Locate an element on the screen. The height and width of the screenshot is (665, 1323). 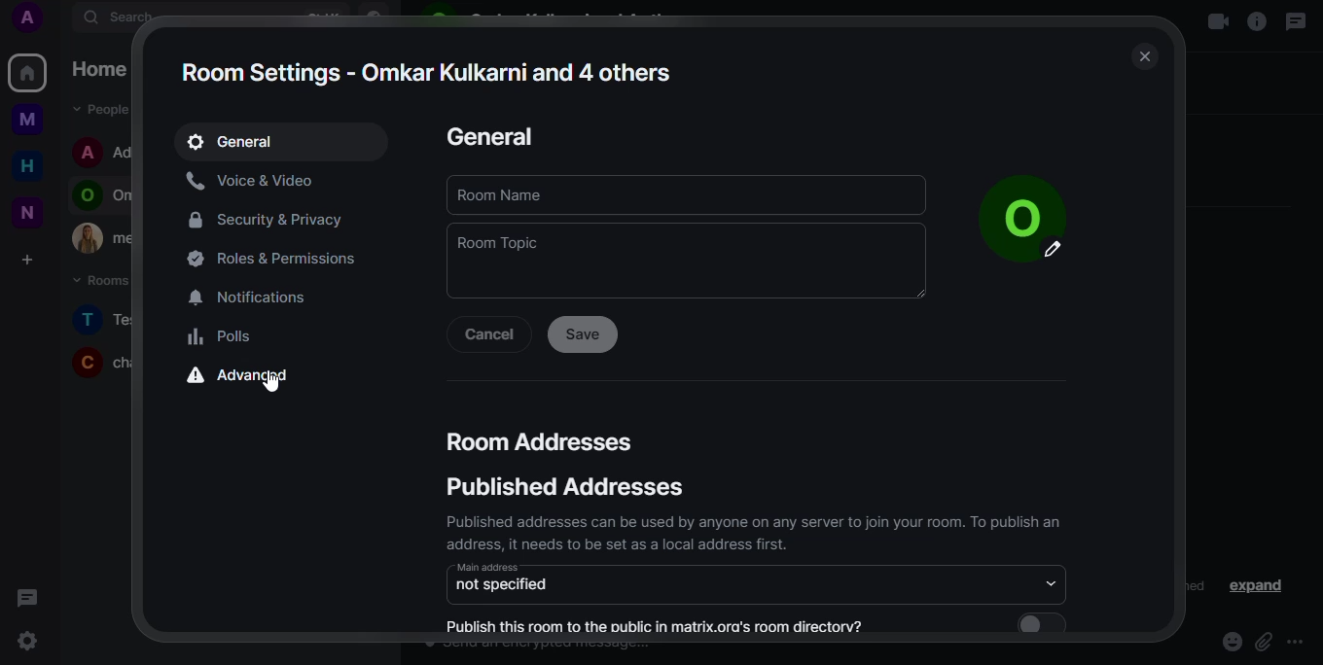
security is located at coordinates (276, 219).